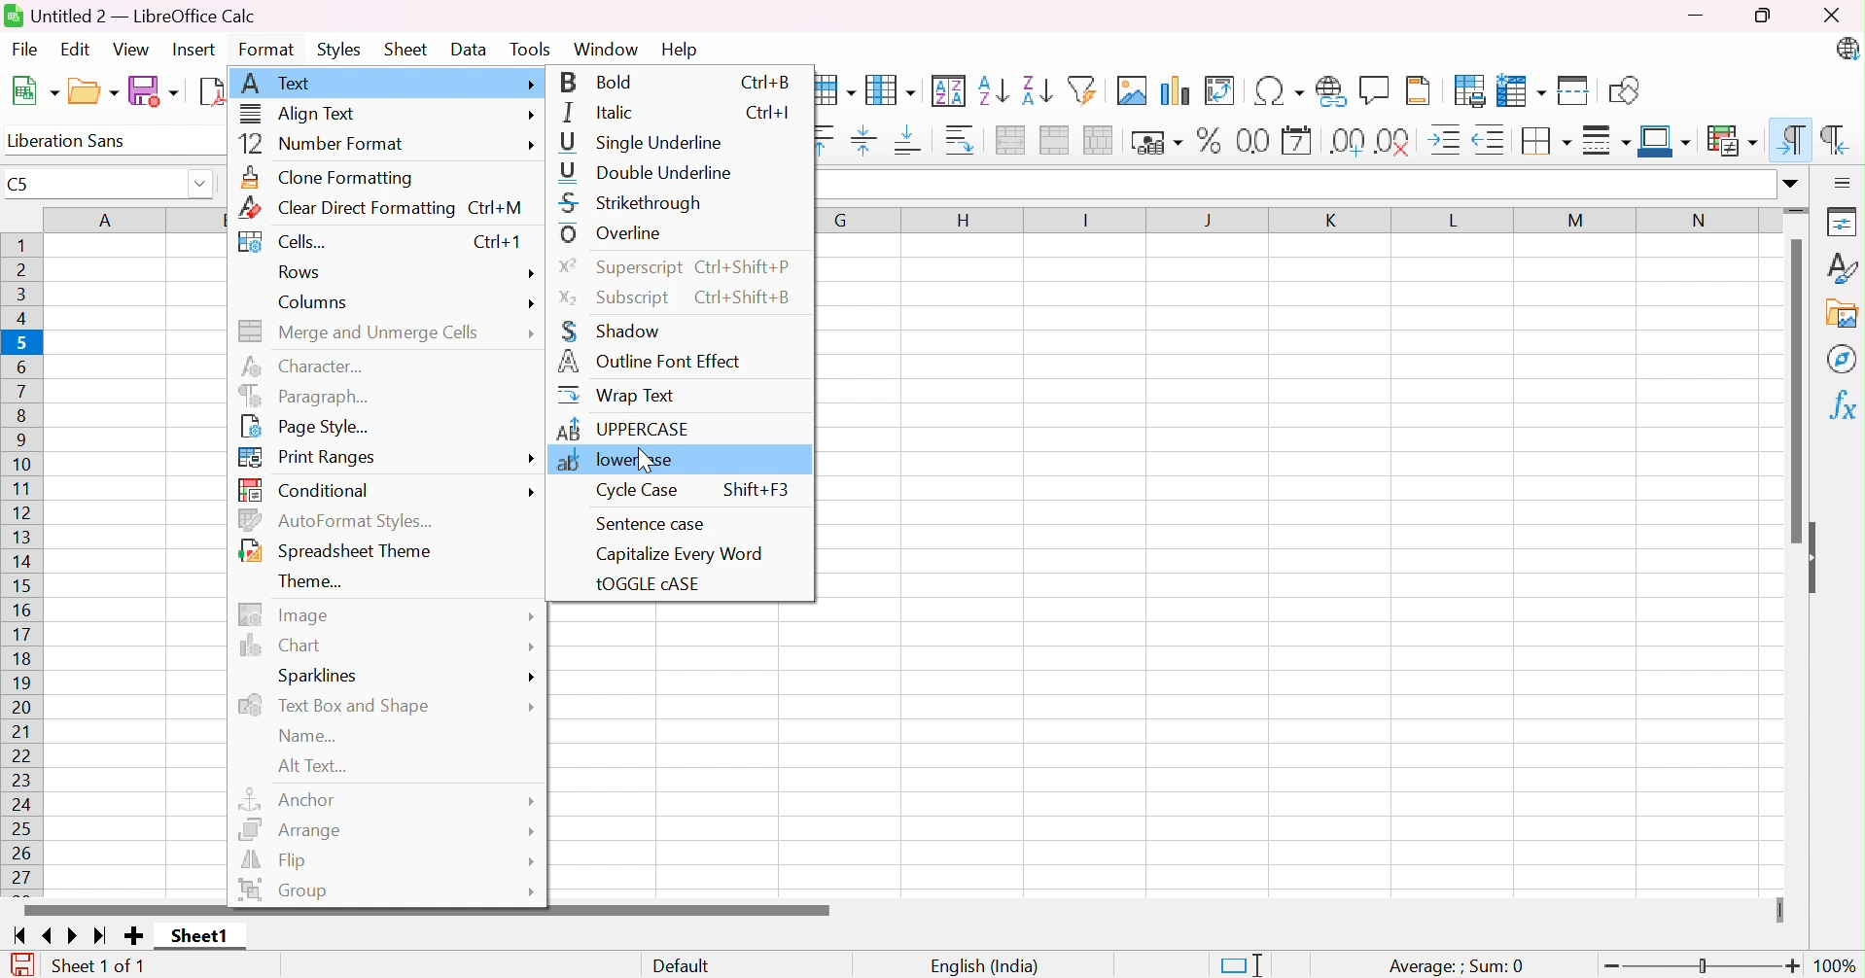 This screenshot has width=1865, height=978. Describe the element at coordinates (154, 91) in the screenshot. I see `Save` at that location.